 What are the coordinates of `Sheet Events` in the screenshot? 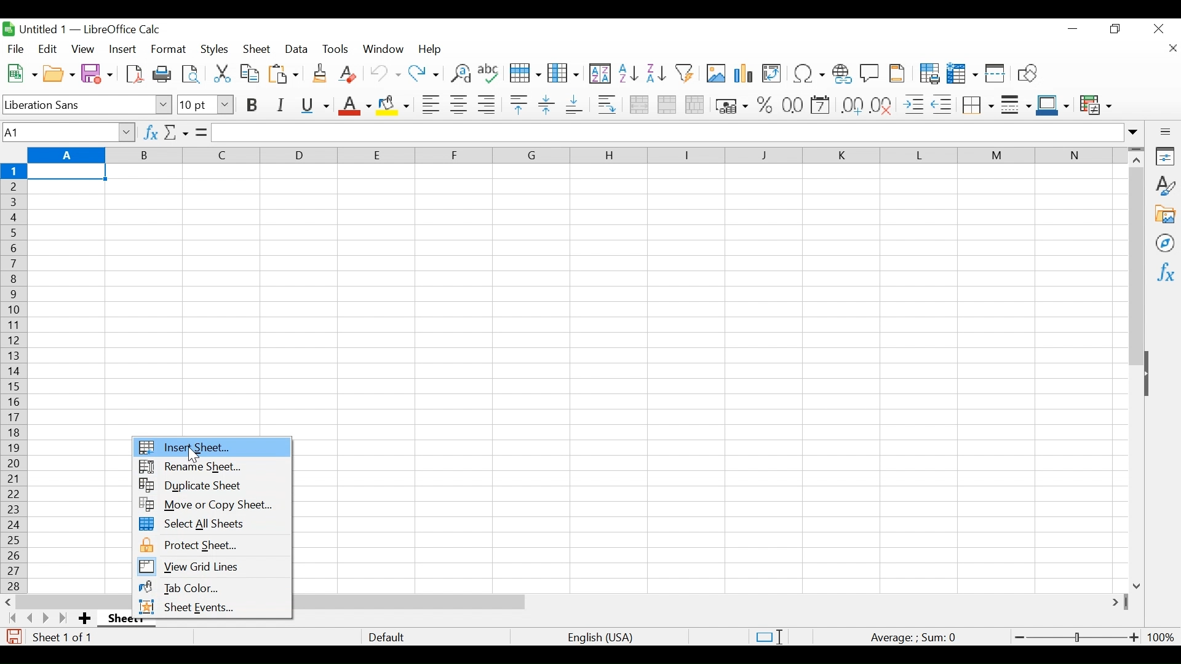 It's located at (212, 605).